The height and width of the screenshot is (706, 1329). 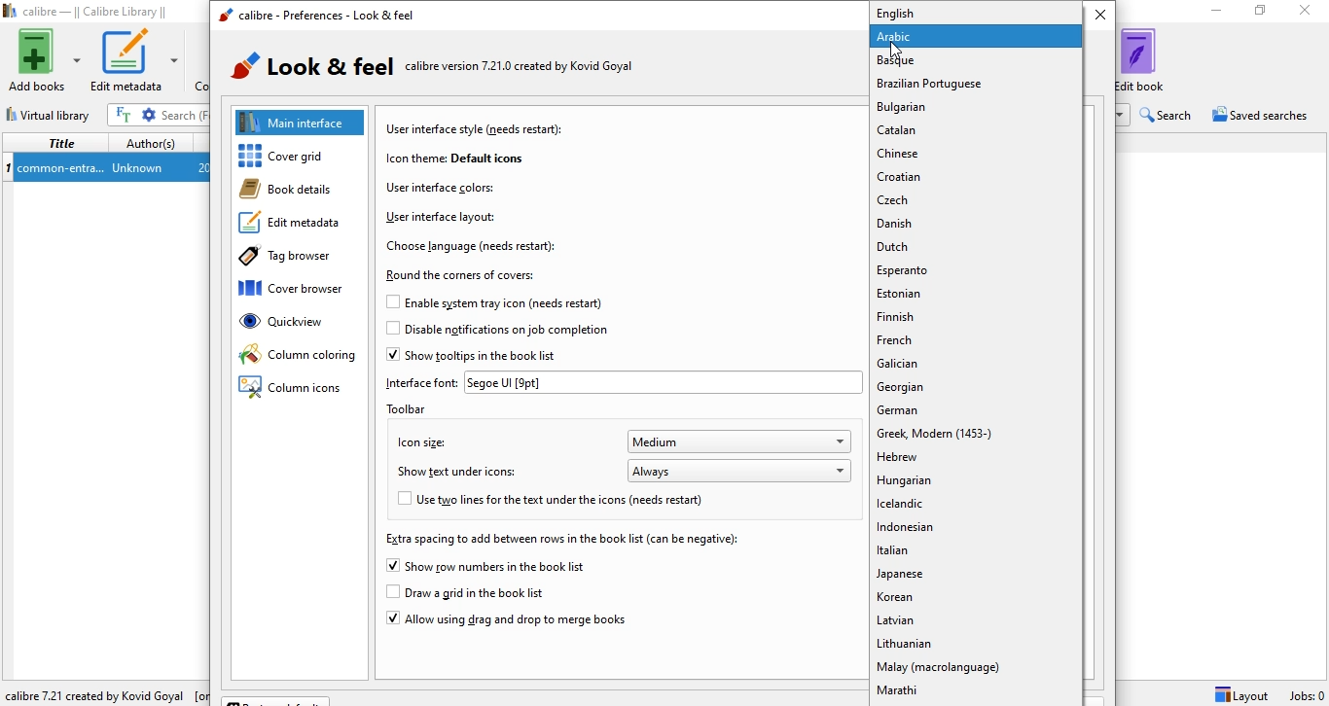 What do you see at coordinates (482, 593) in the screenshot?
I see `draw a grid in the book list` at bounding box center [482, 593].